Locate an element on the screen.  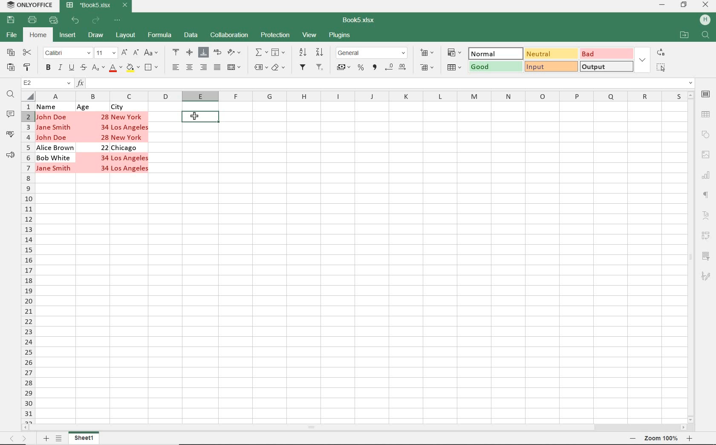
FILL is located at coordinates (278, 52).